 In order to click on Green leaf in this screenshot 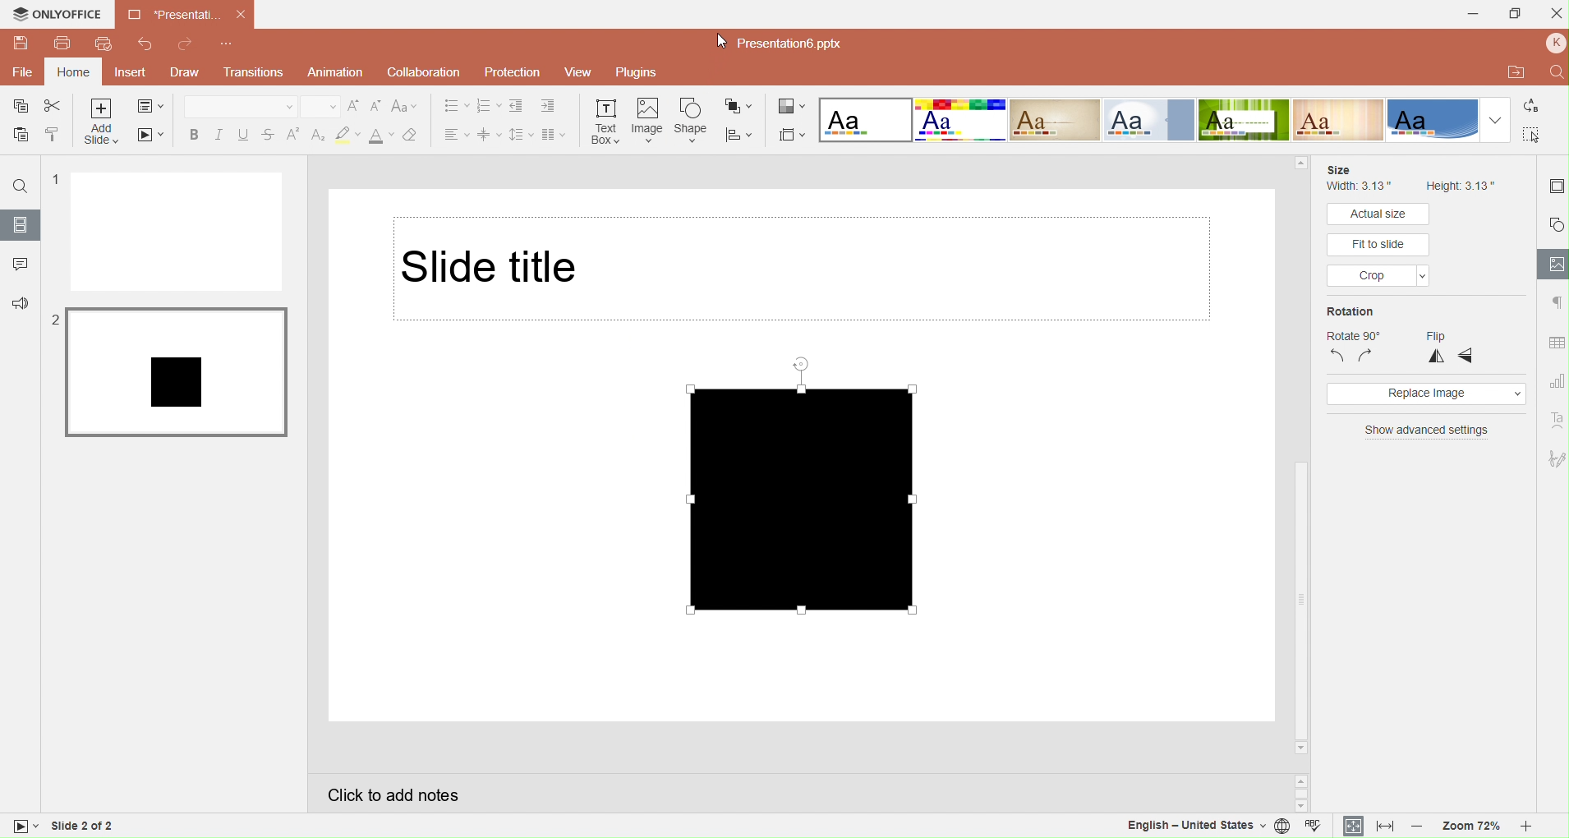, I will do `click(1245, 121)`.